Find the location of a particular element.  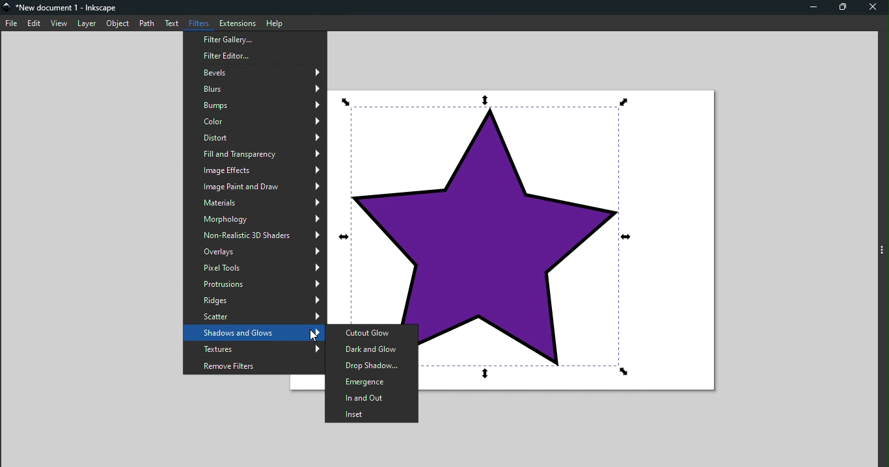

Edit is located at coordinates (35, 24).